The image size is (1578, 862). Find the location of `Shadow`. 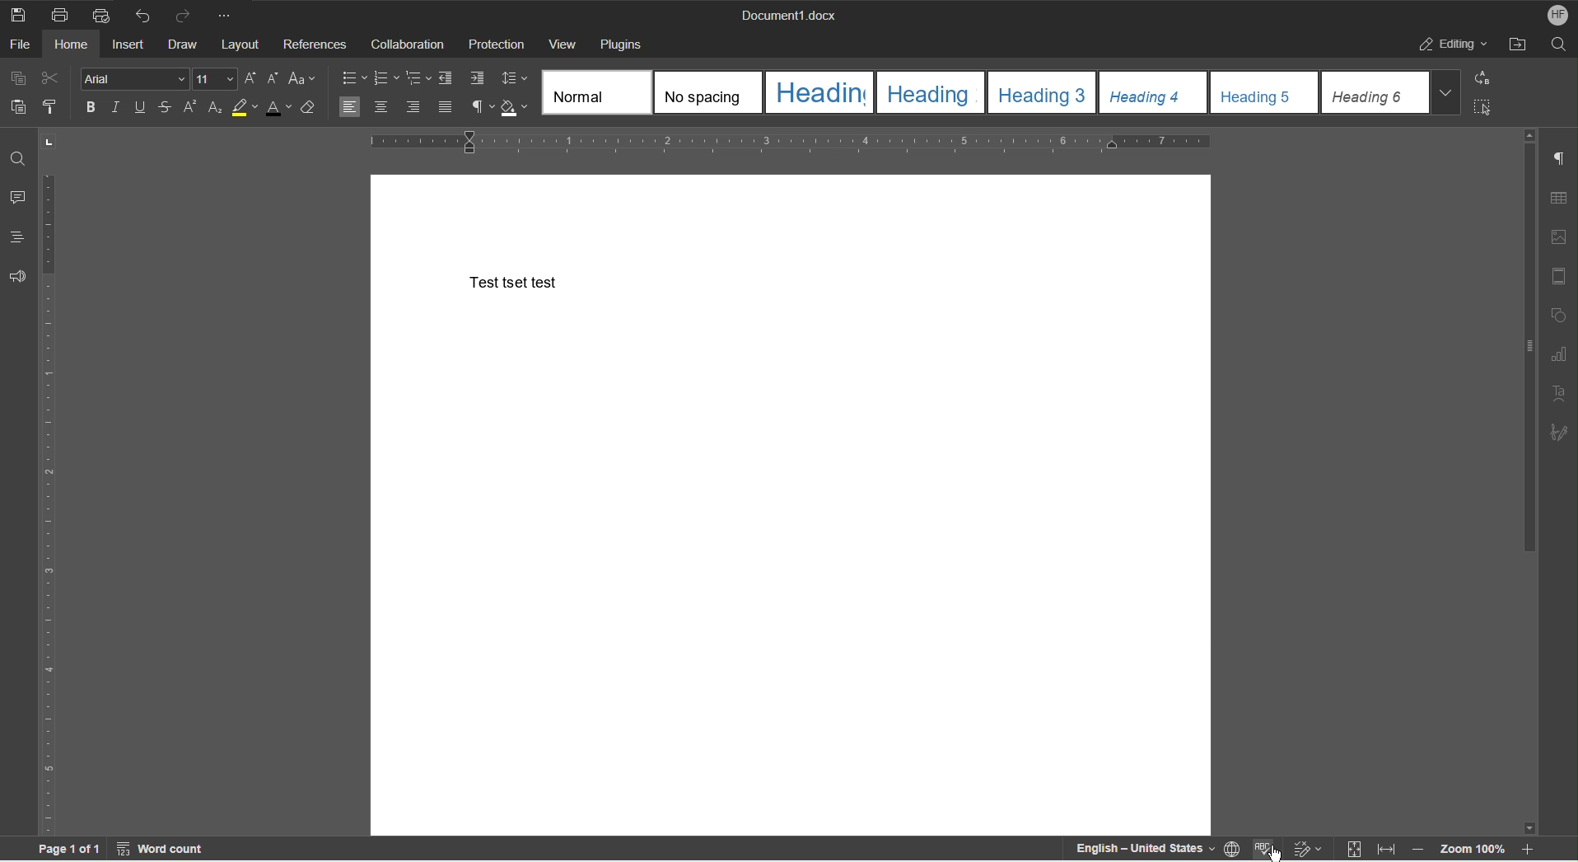

Shadow is located at coordinates (517, 109).